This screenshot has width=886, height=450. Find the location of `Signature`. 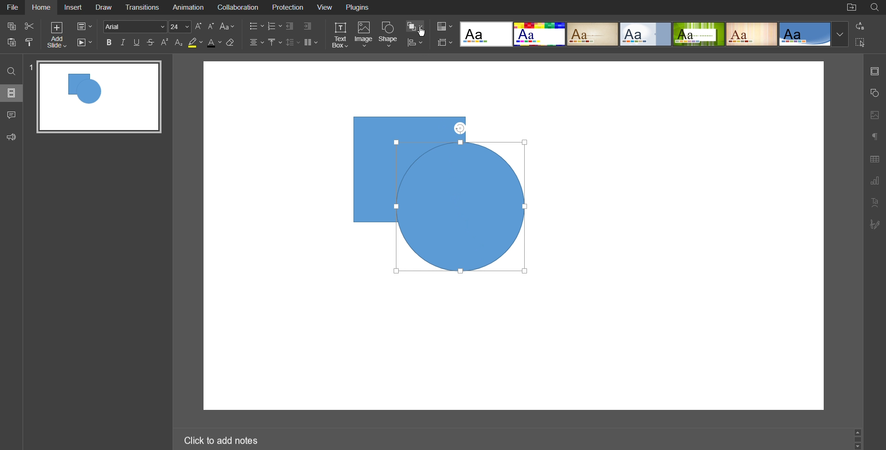

Signature is located at coordinates (874, 224).